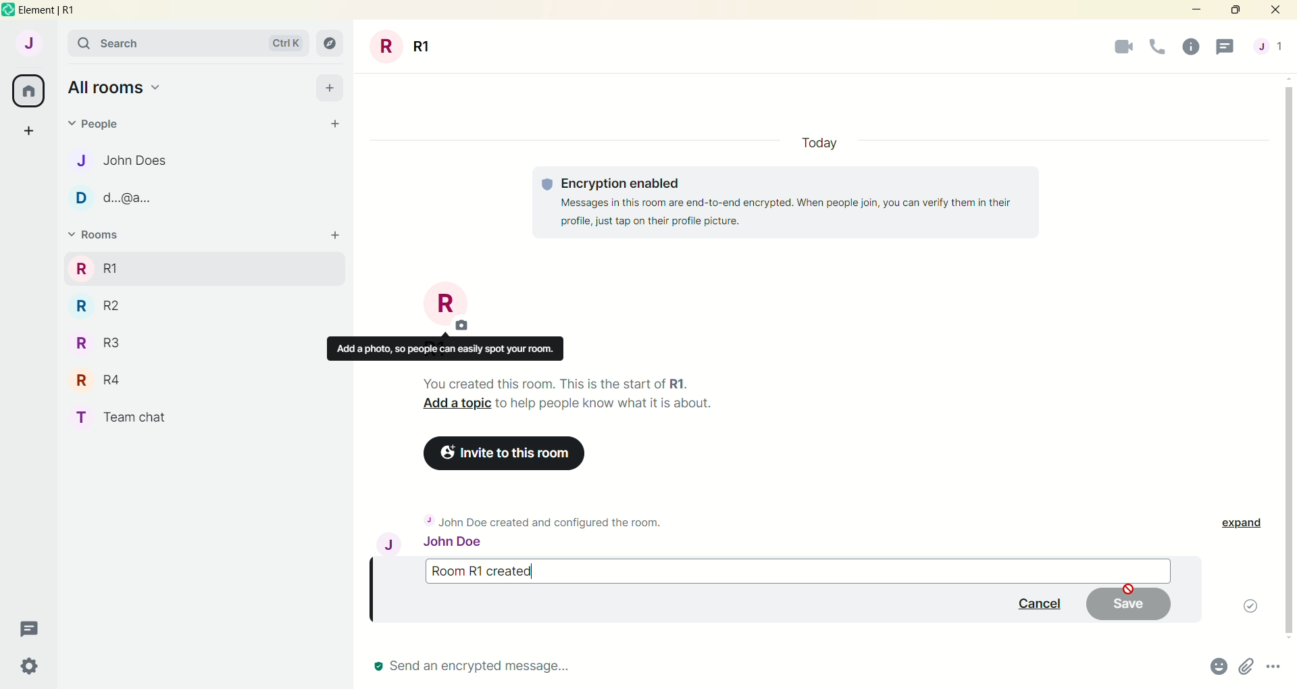 This screenshot has width=1297, height=689. Describe the element at coordinates (30, 46) in the screenshot. I see `account` at that location.